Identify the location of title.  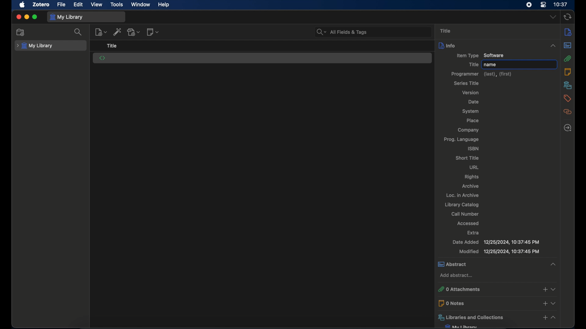
(472, 64).